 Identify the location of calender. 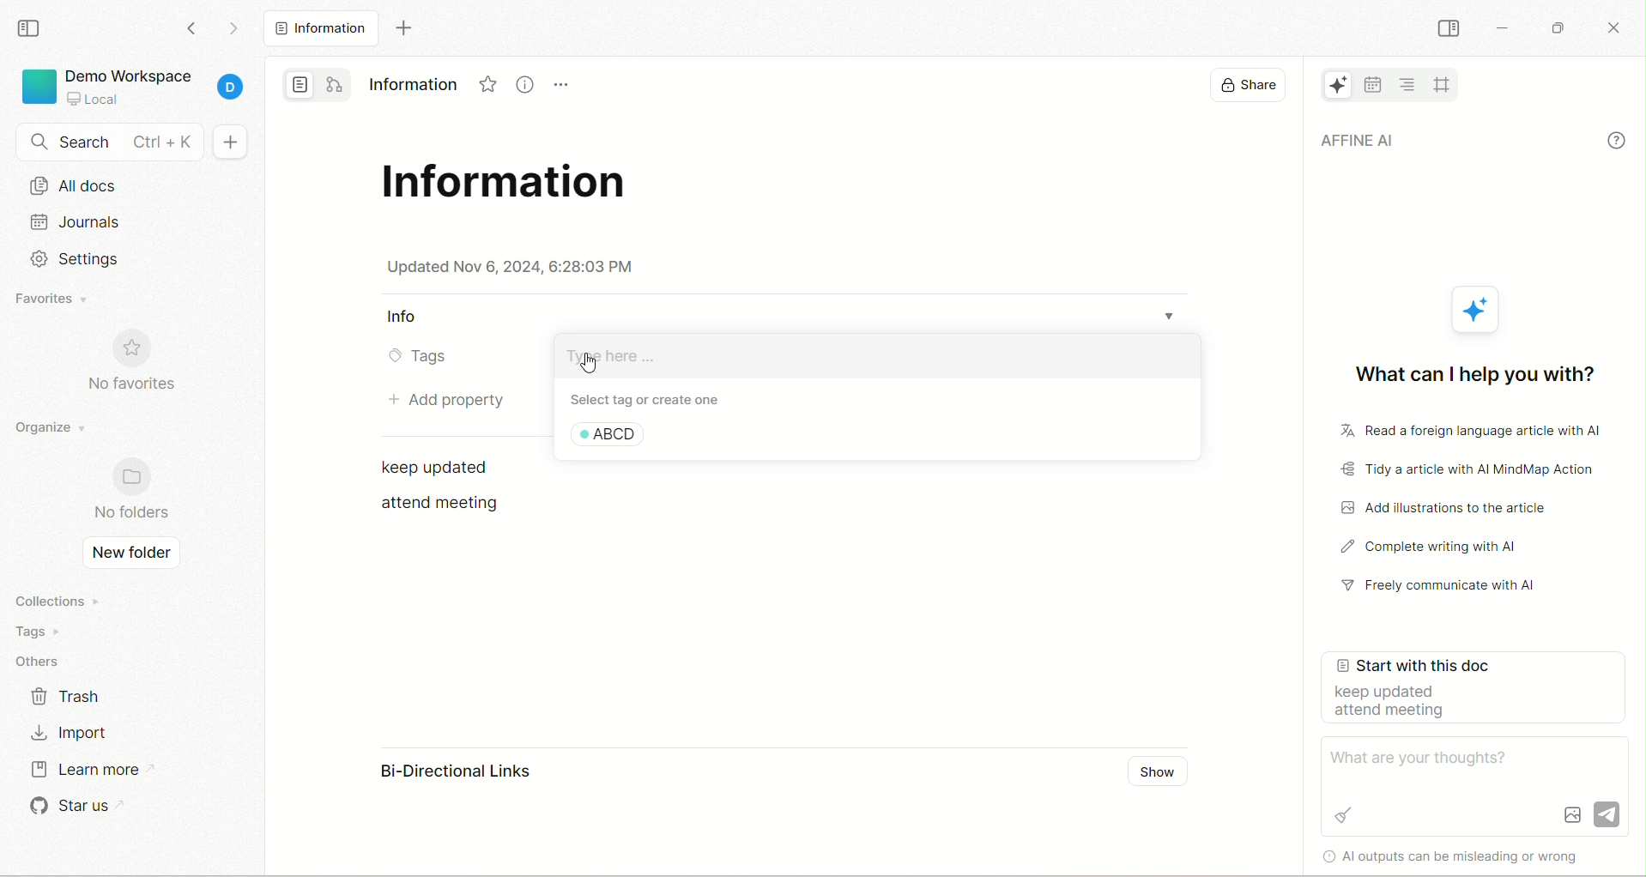
(1372, 84).